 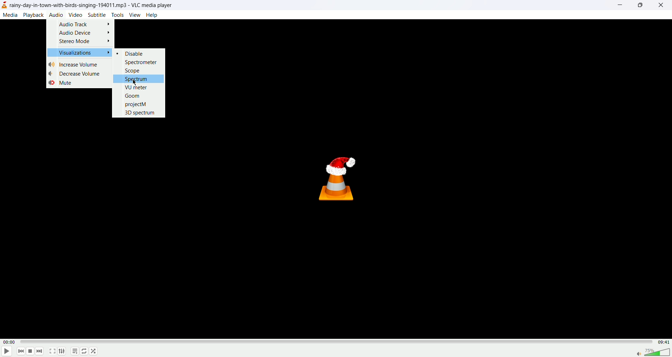 I want to click on played time, so click(x=9, y=342).